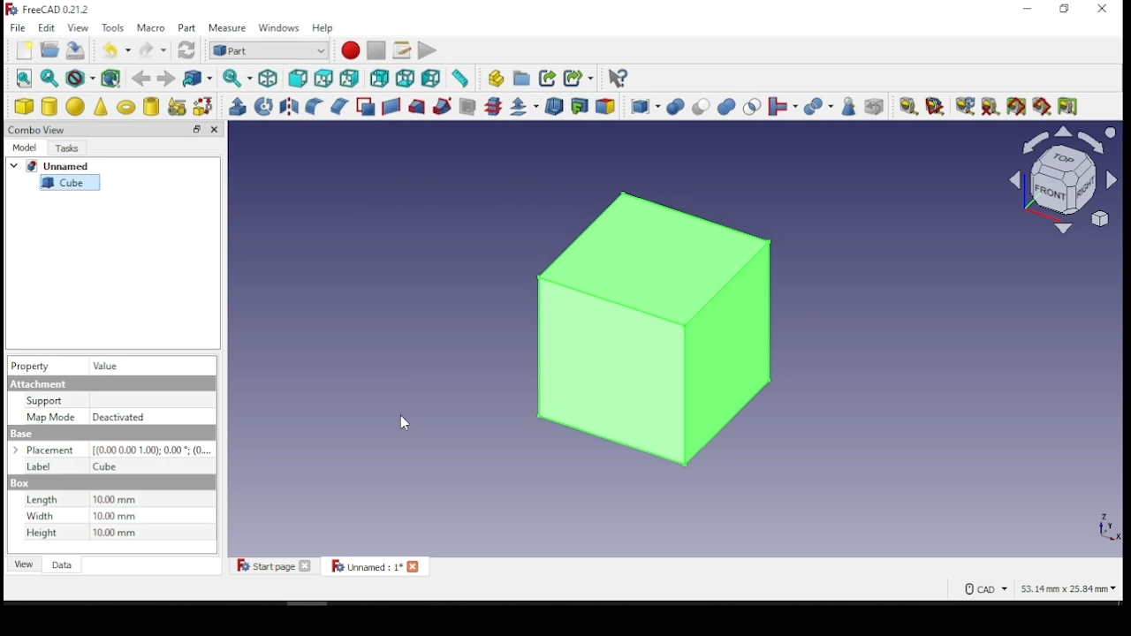 This screenshot has width=1131, height=636. I want to click on start page, so click(274, 565).